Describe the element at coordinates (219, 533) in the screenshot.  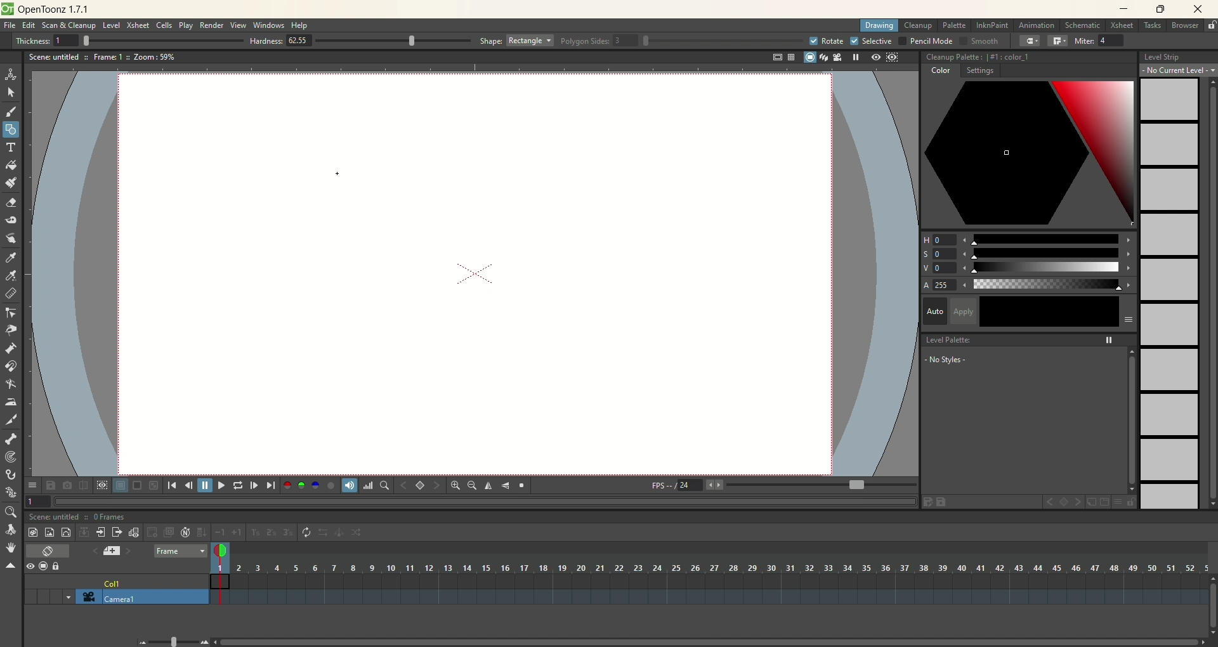
I see `decrease step` at that location.